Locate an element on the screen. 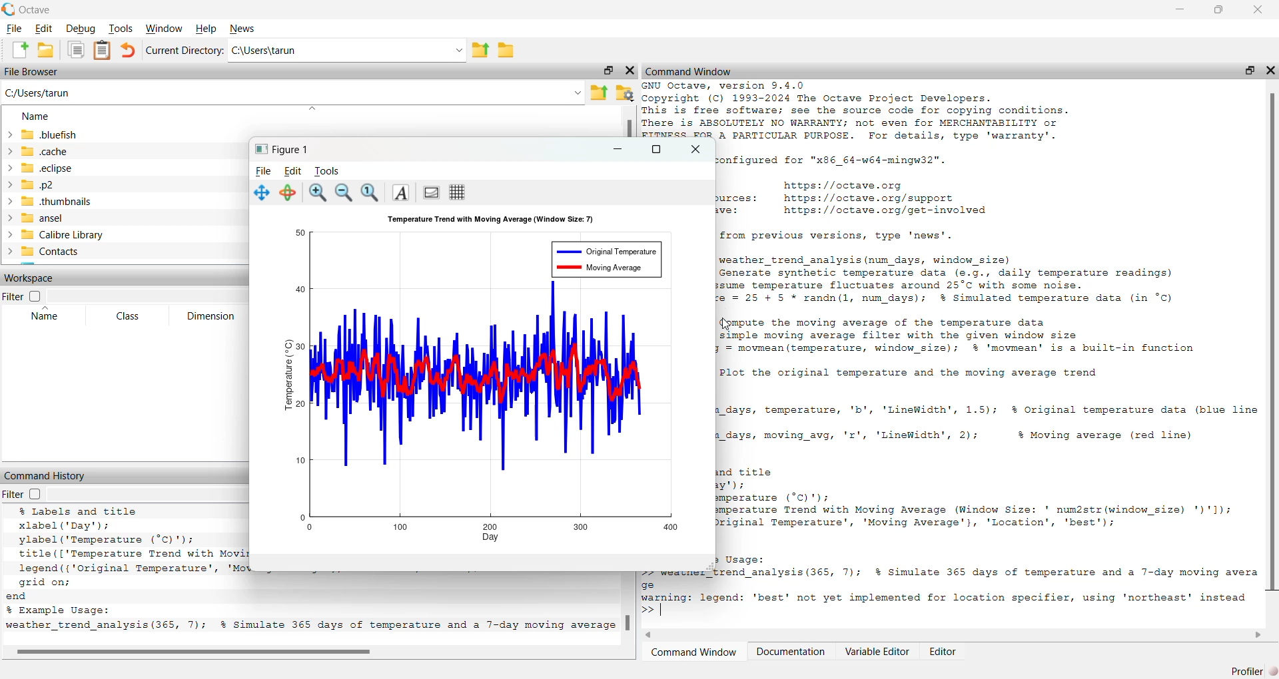  Create Folder is located at coordinates (47, 51).